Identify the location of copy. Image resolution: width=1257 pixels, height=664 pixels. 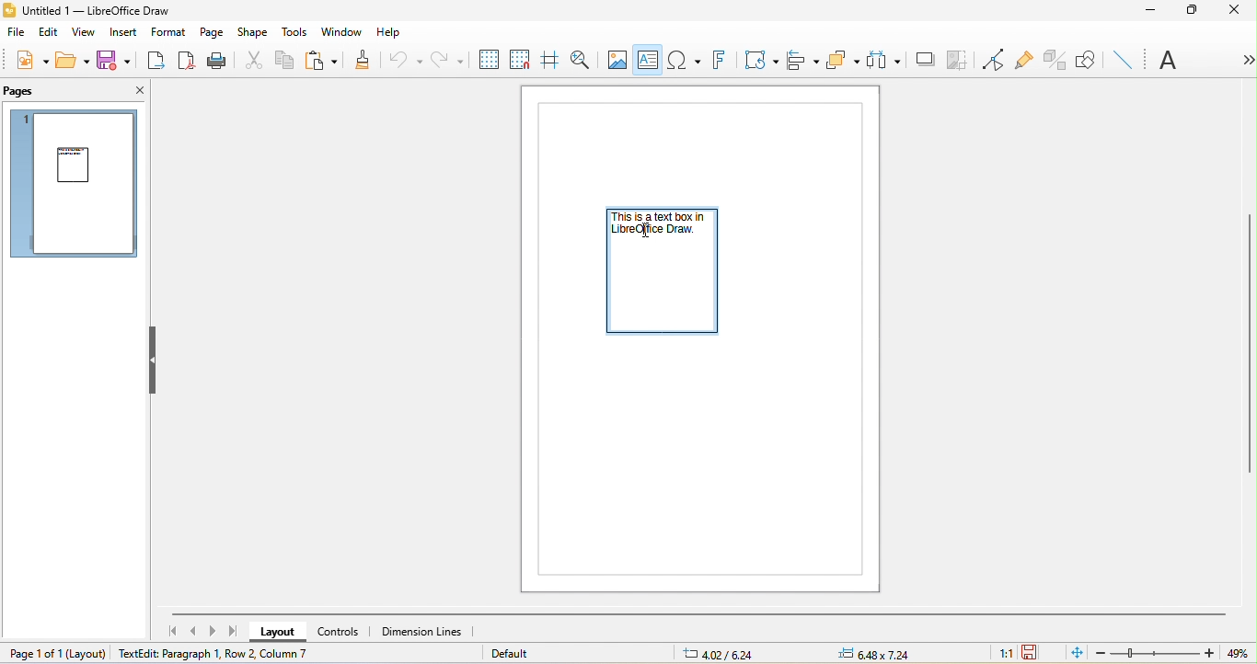
(287, 63).